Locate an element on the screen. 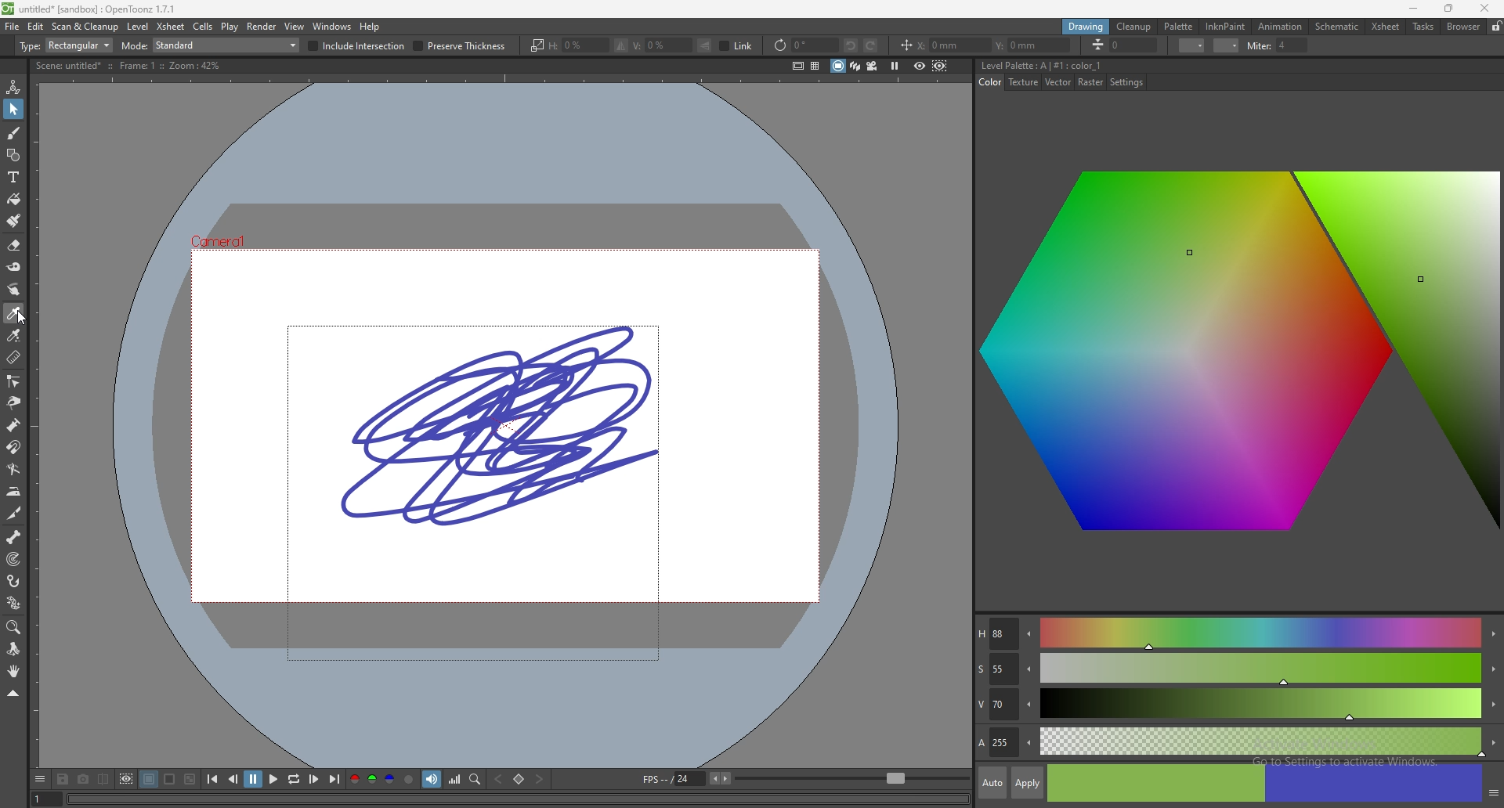  cursor is located at coordinates (23, 317).